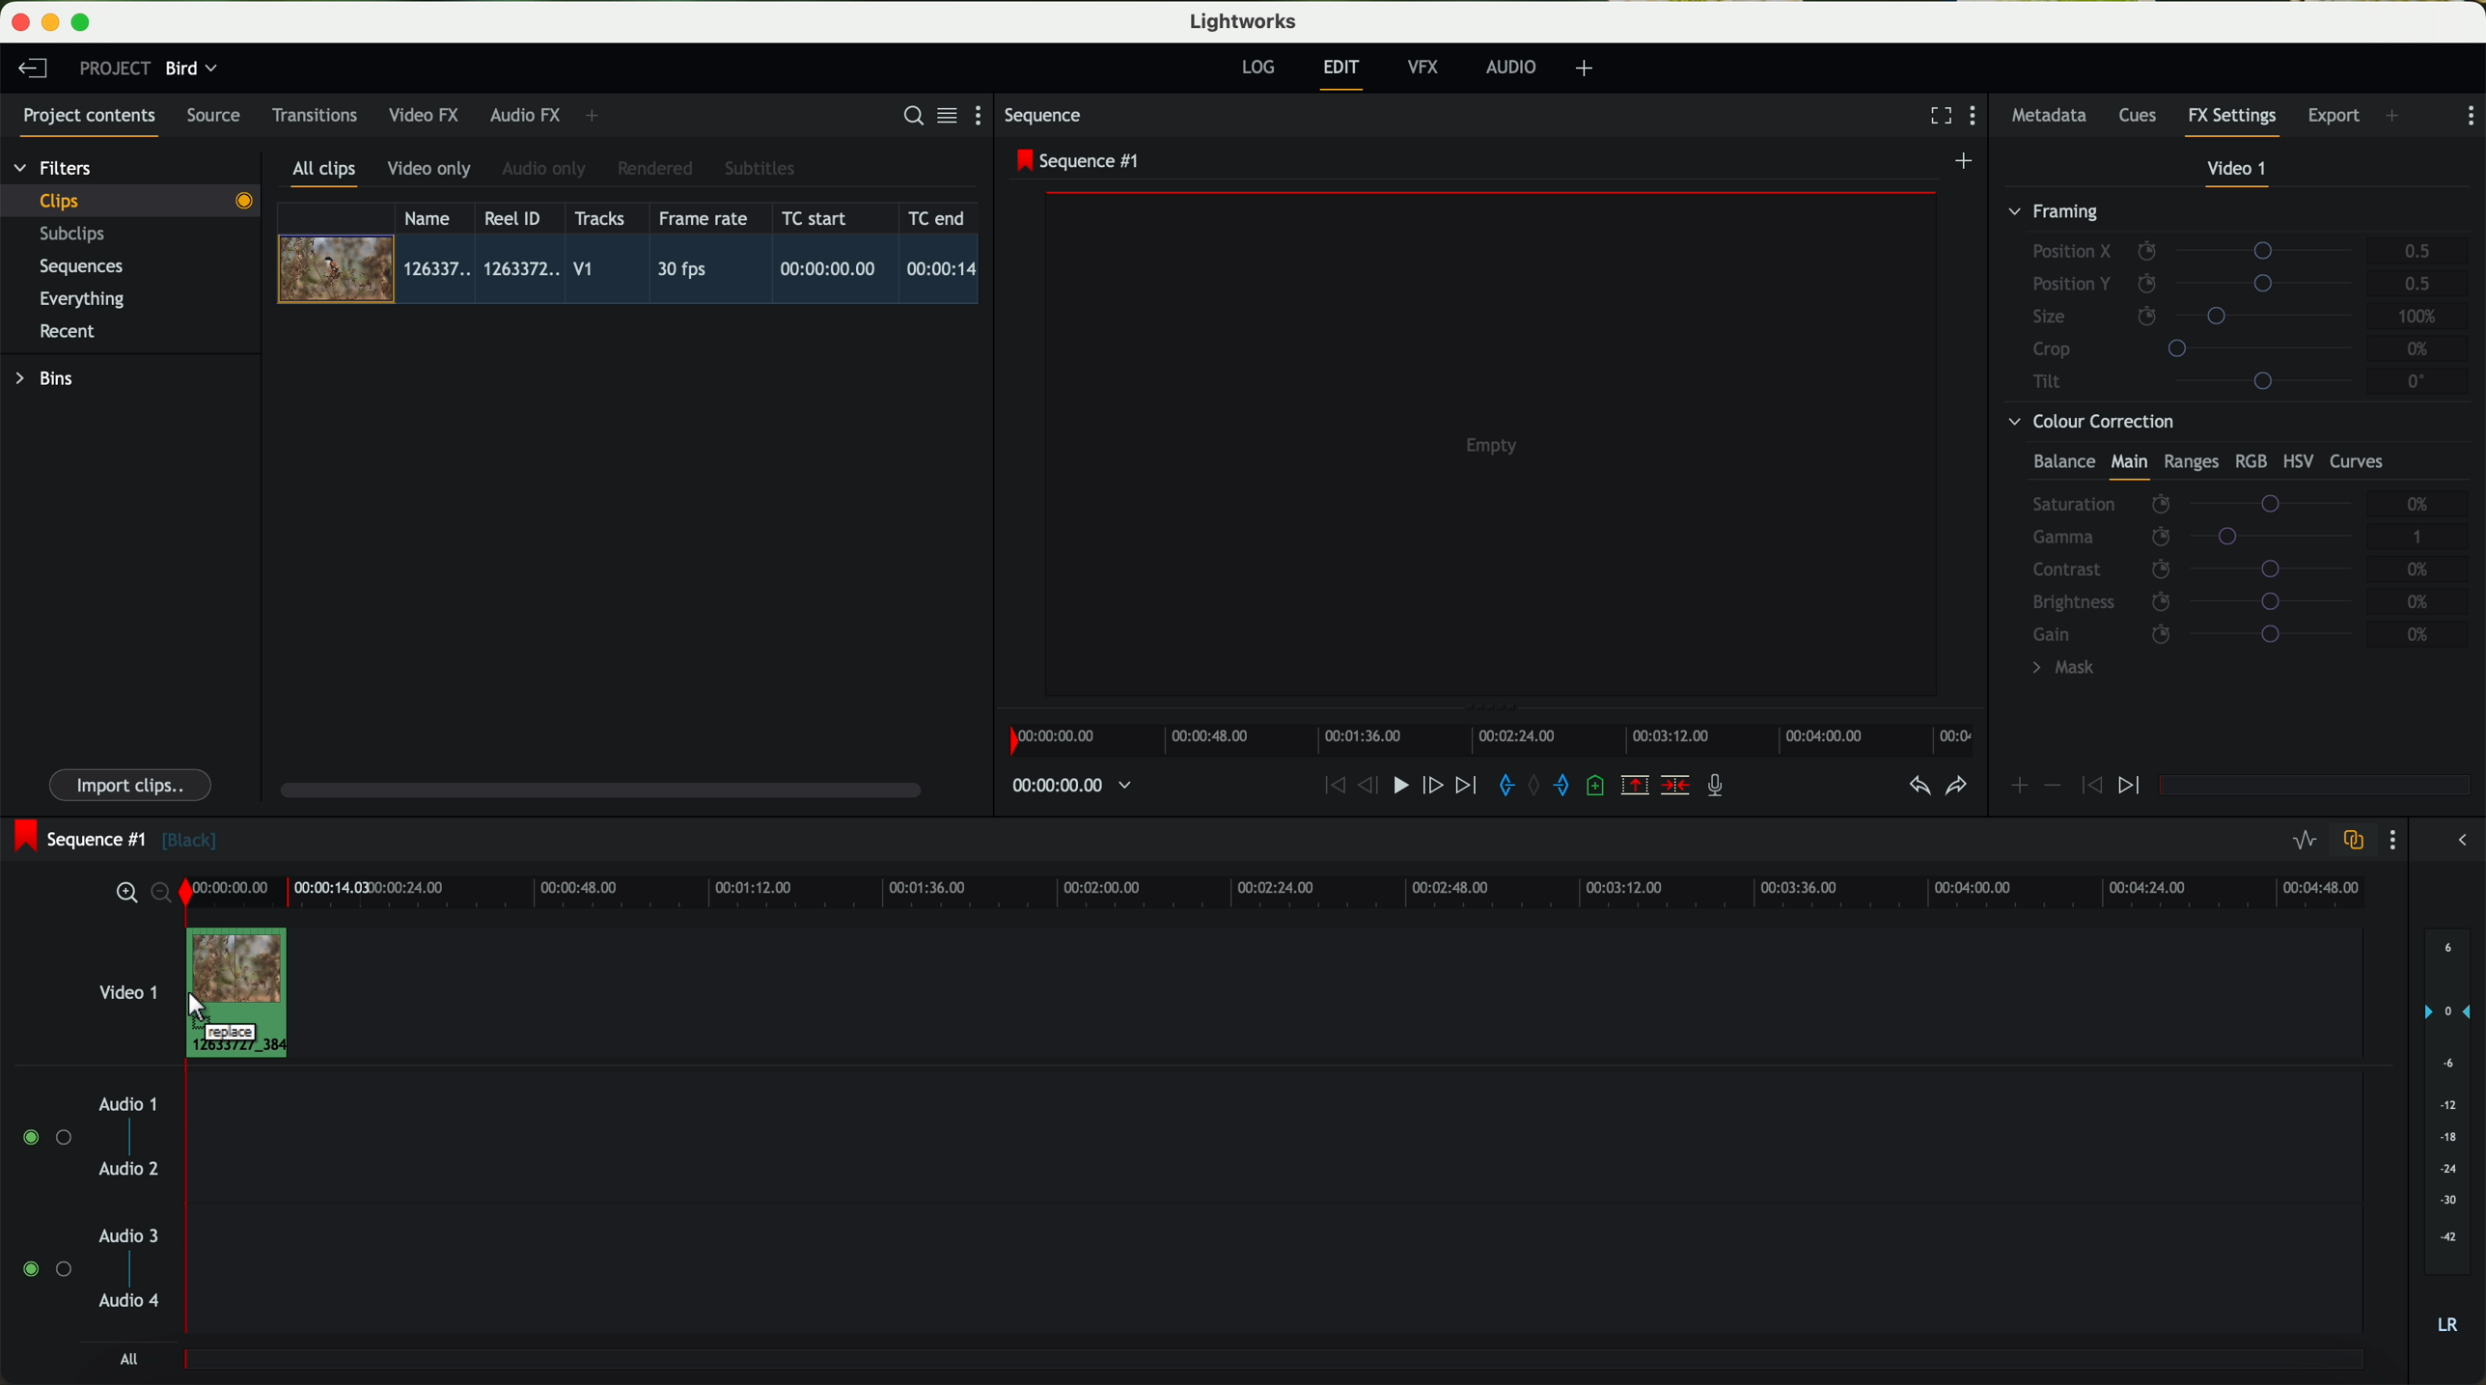 This screenshot has height=1385, width=2486. What do you see at coordinates (124, 991) in the screenshot?
I see `video 1` at bounding box center [124, 991].